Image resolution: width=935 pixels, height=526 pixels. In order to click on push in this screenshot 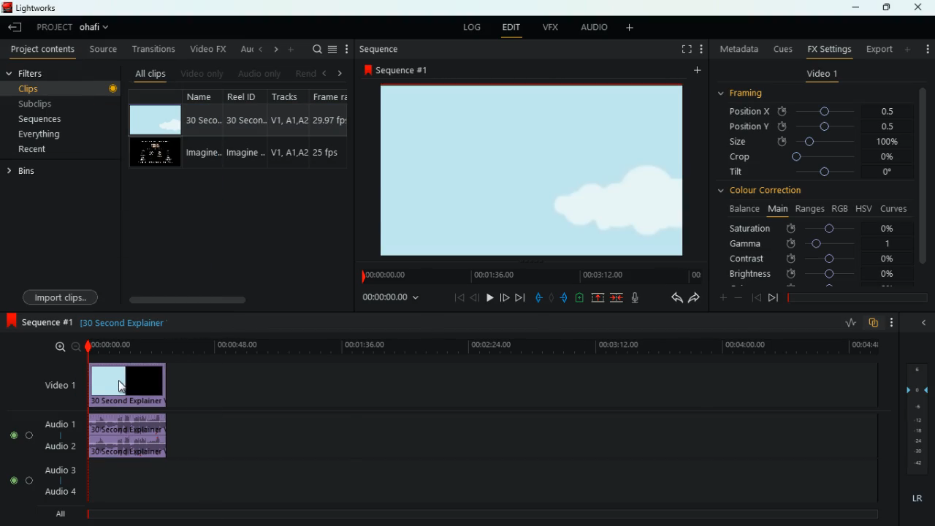, I will do `click(565, 297)`.